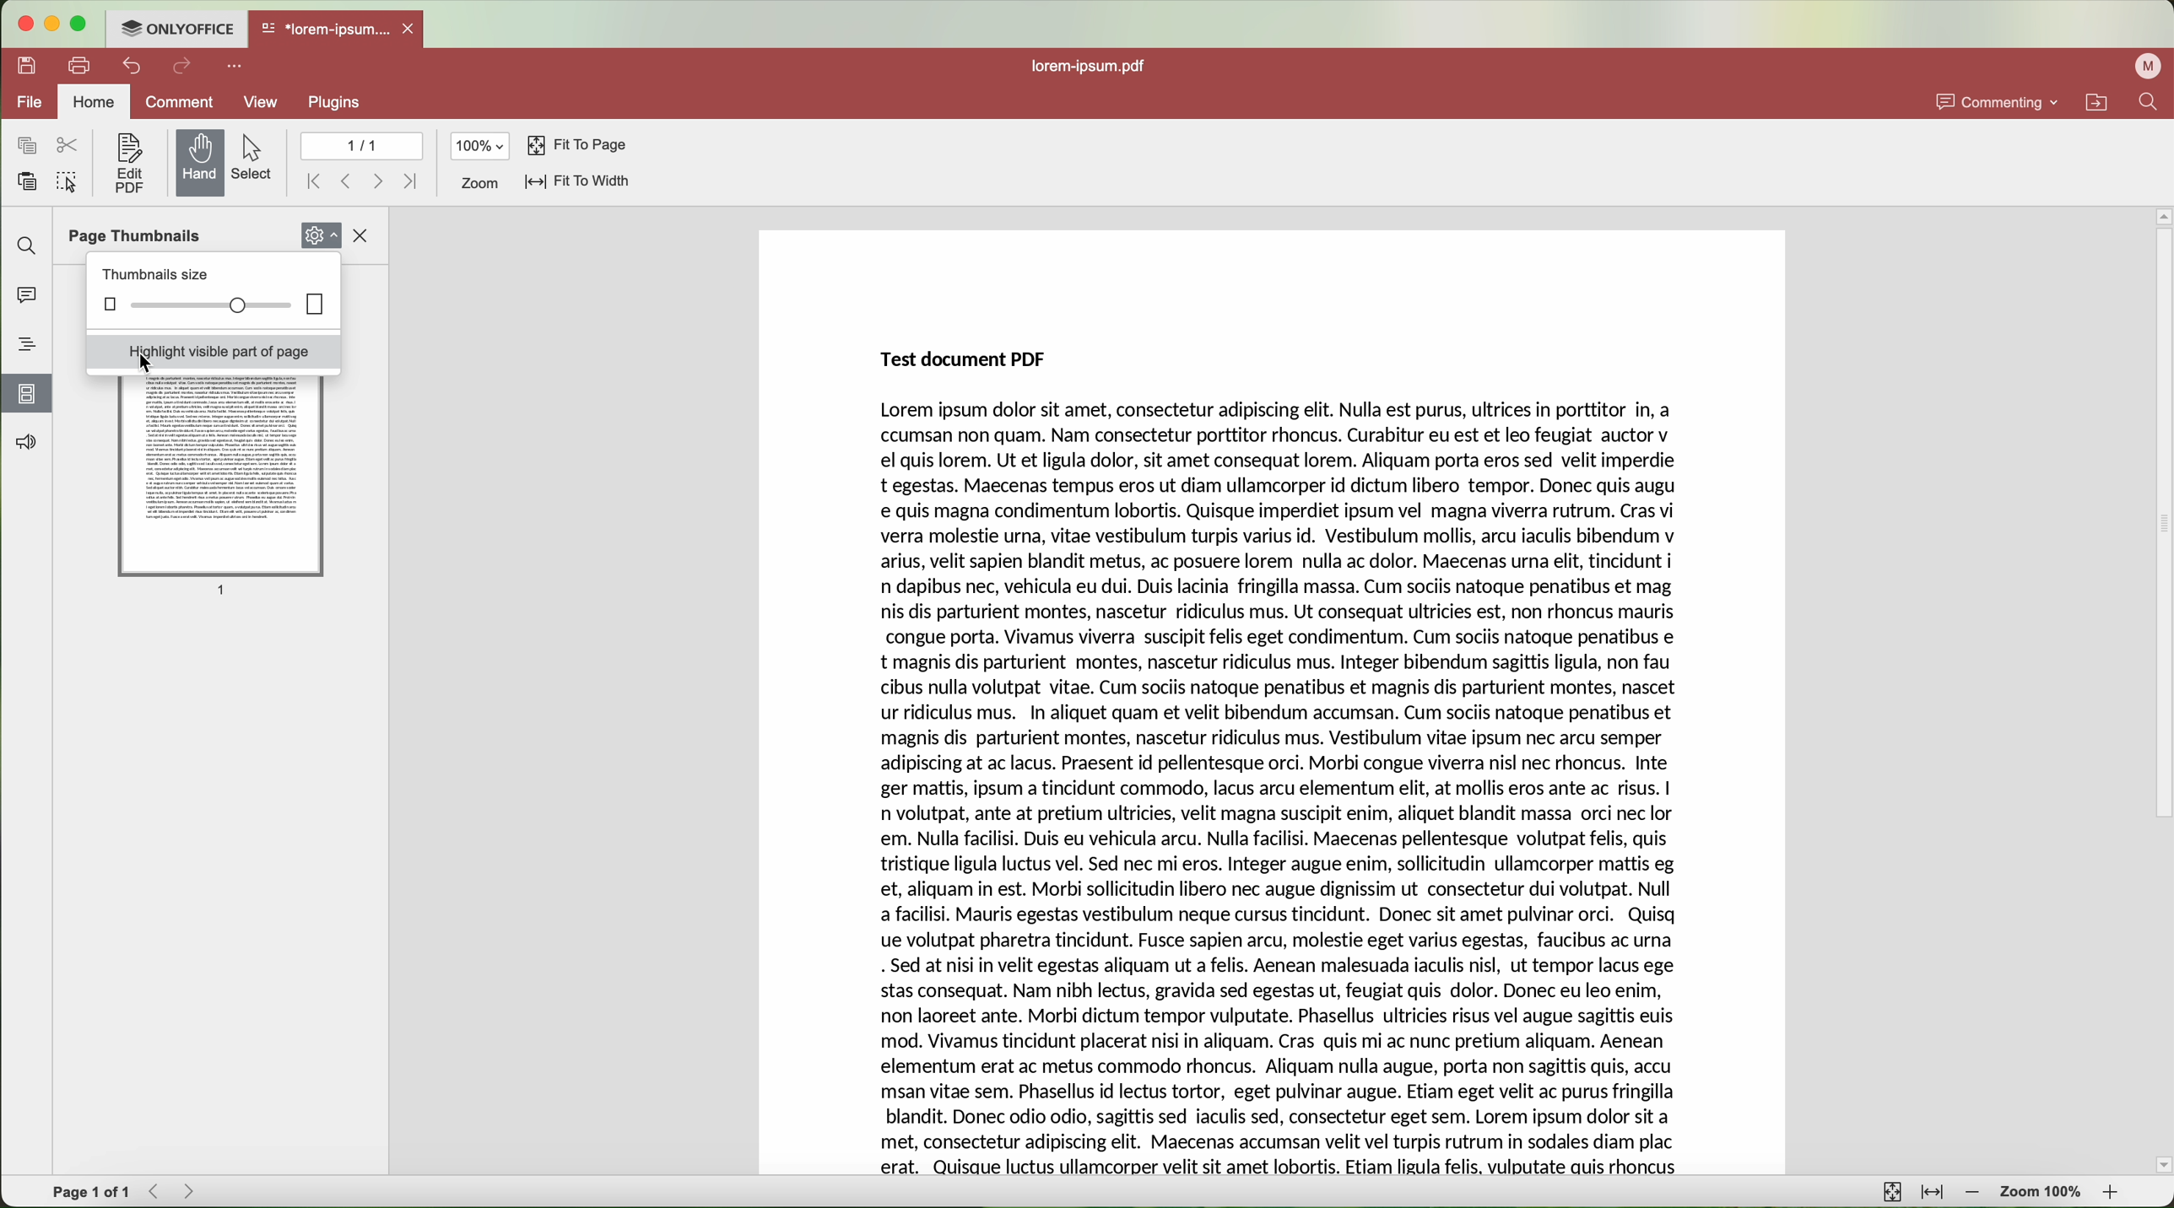 The height and width of the screenshot is (1208, 2174). Describe the element at coordinates (200, 162) in the screenshot. I see `hand` at that location.